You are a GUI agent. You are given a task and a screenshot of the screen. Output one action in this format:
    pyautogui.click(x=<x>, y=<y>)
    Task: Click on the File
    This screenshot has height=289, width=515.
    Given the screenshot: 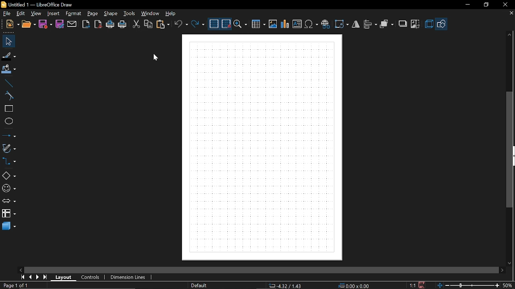 What is the action you would take?
    pyautogui.click(x=7, y=14)
    